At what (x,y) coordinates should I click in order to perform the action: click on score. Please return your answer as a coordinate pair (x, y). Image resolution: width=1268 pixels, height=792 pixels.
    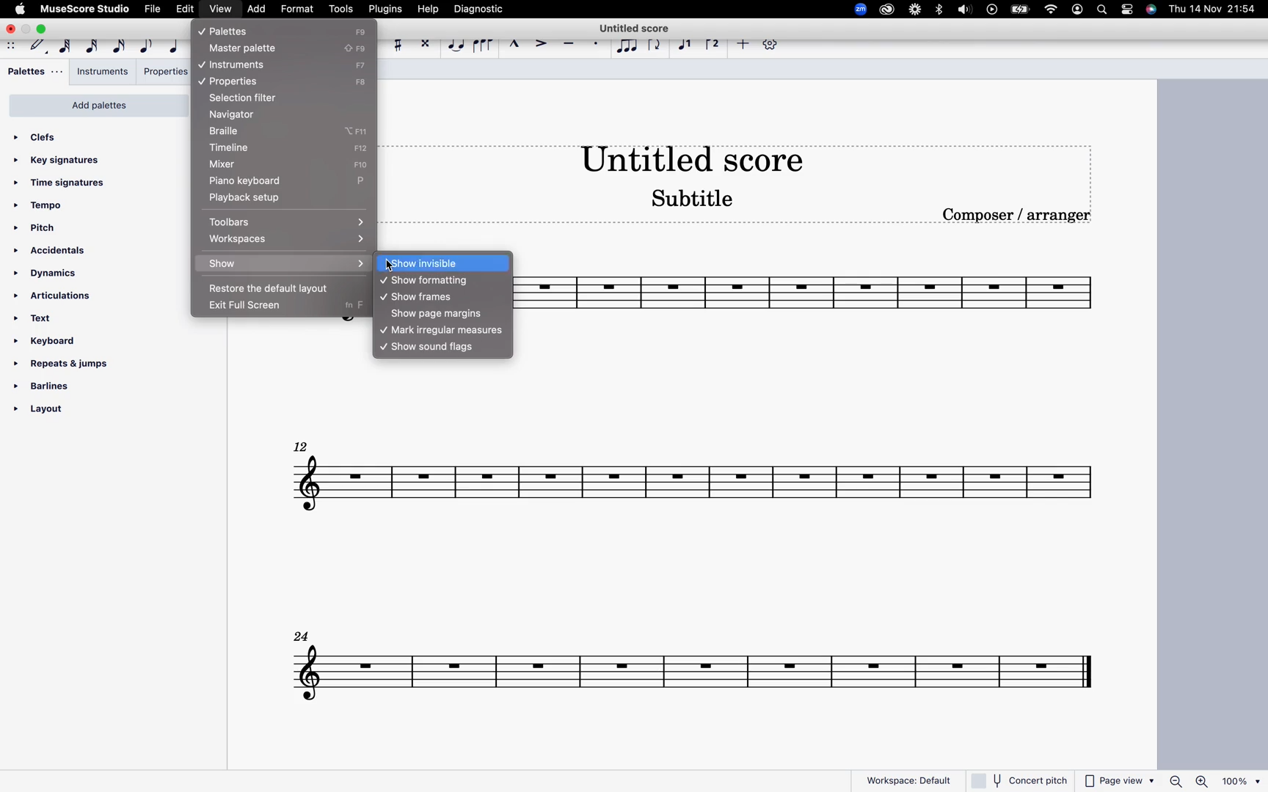
    Looking at the image, I should click on (692, 476).